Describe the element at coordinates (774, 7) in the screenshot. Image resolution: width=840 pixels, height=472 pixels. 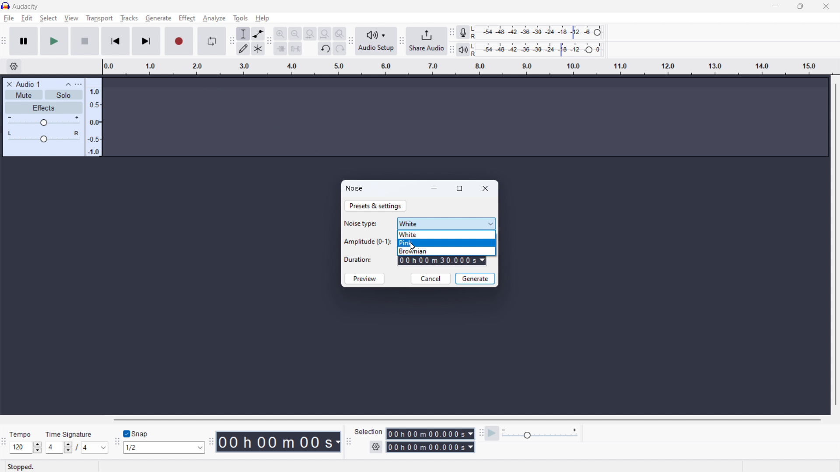
I see `minimize` at that location.